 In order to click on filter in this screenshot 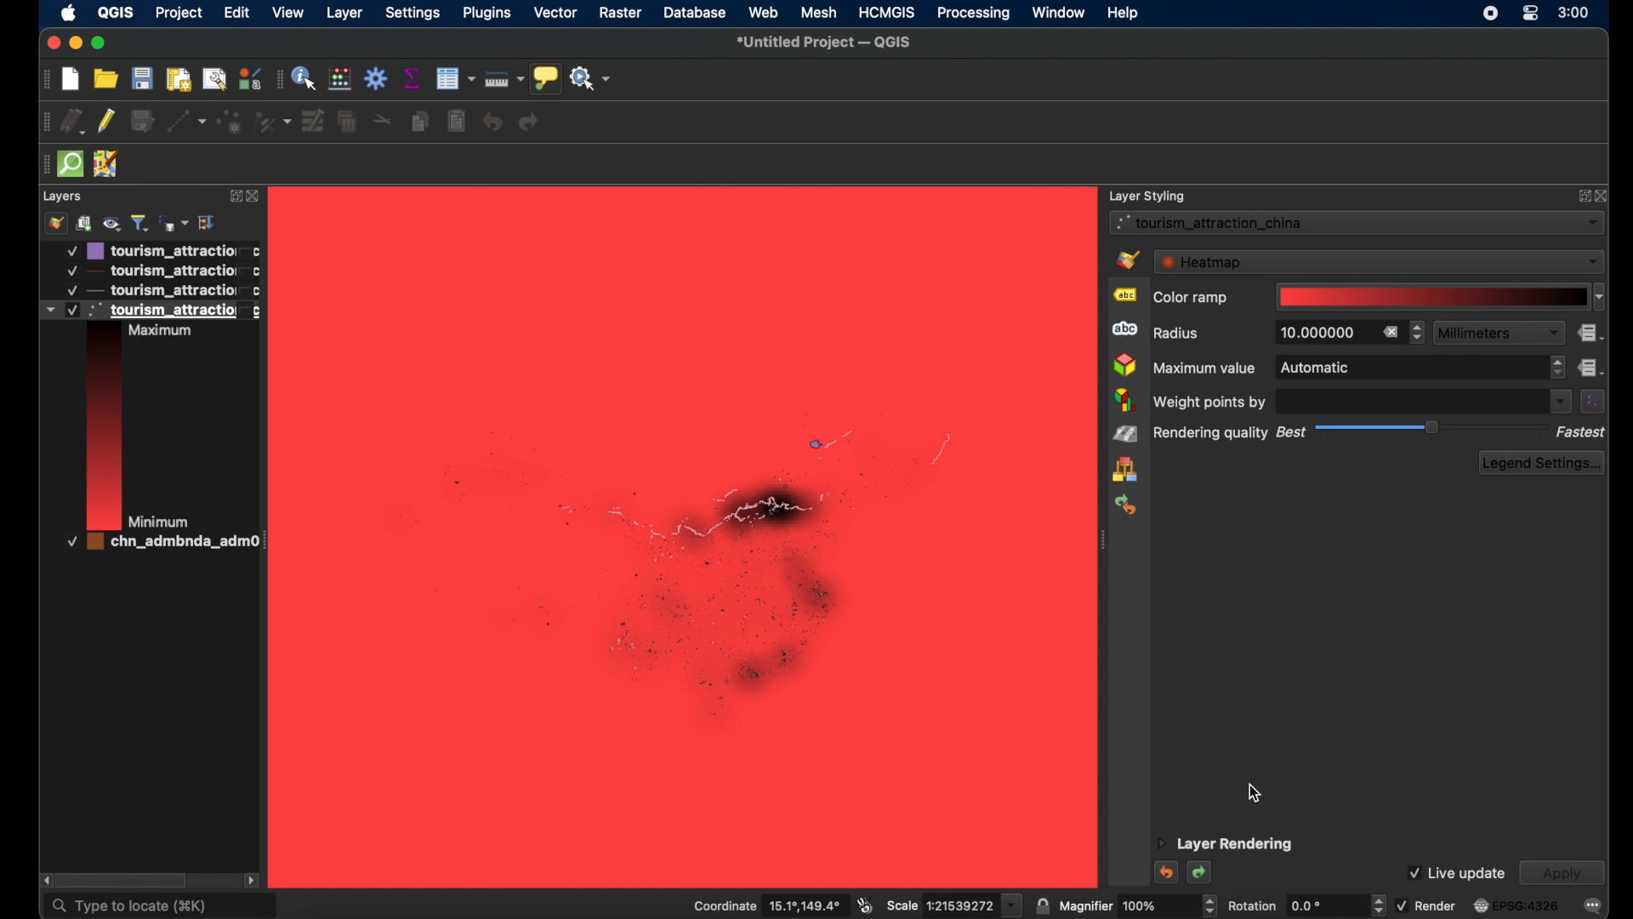, I will do `click(139, 221)`.